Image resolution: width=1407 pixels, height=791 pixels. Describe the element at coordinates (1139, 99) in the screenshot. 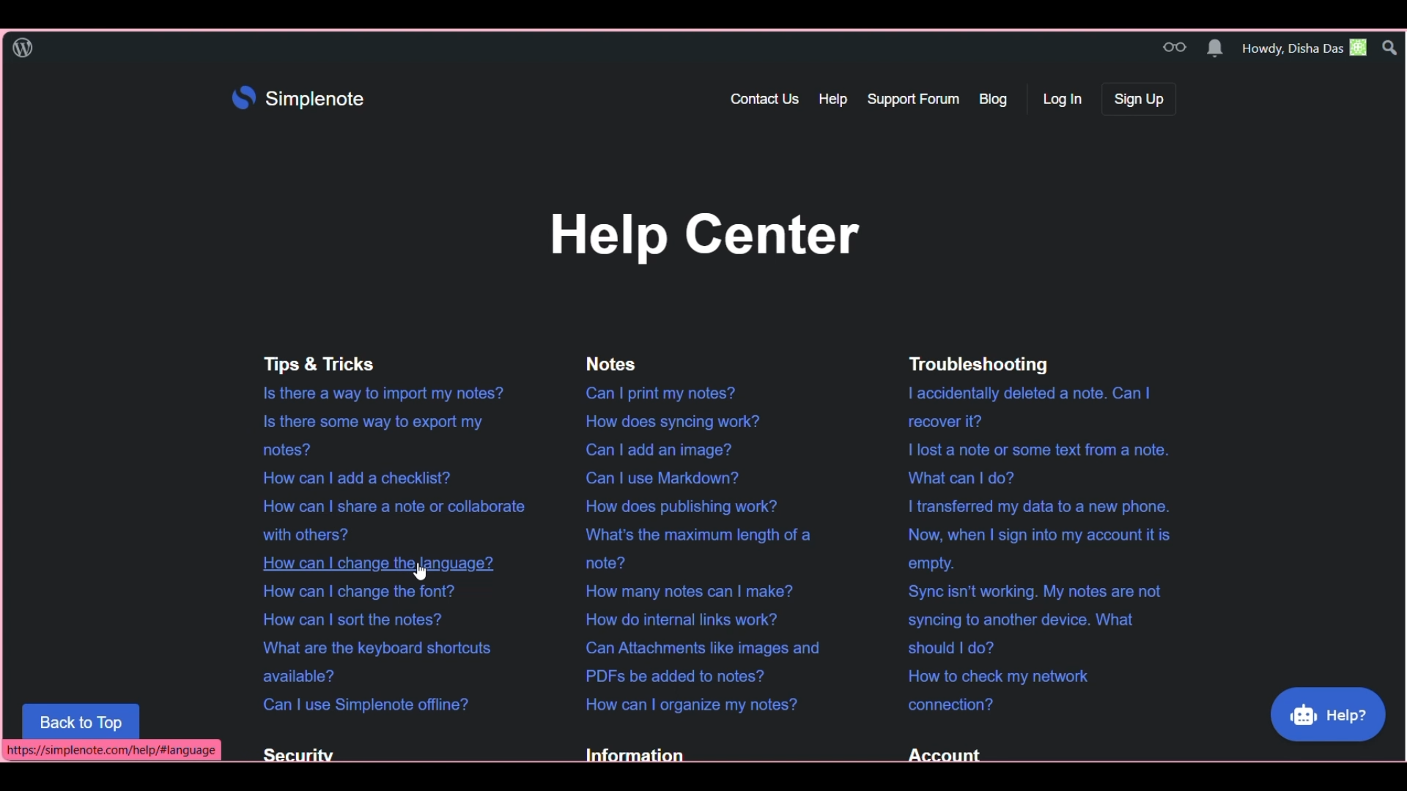

I see `Sign up` at that location.